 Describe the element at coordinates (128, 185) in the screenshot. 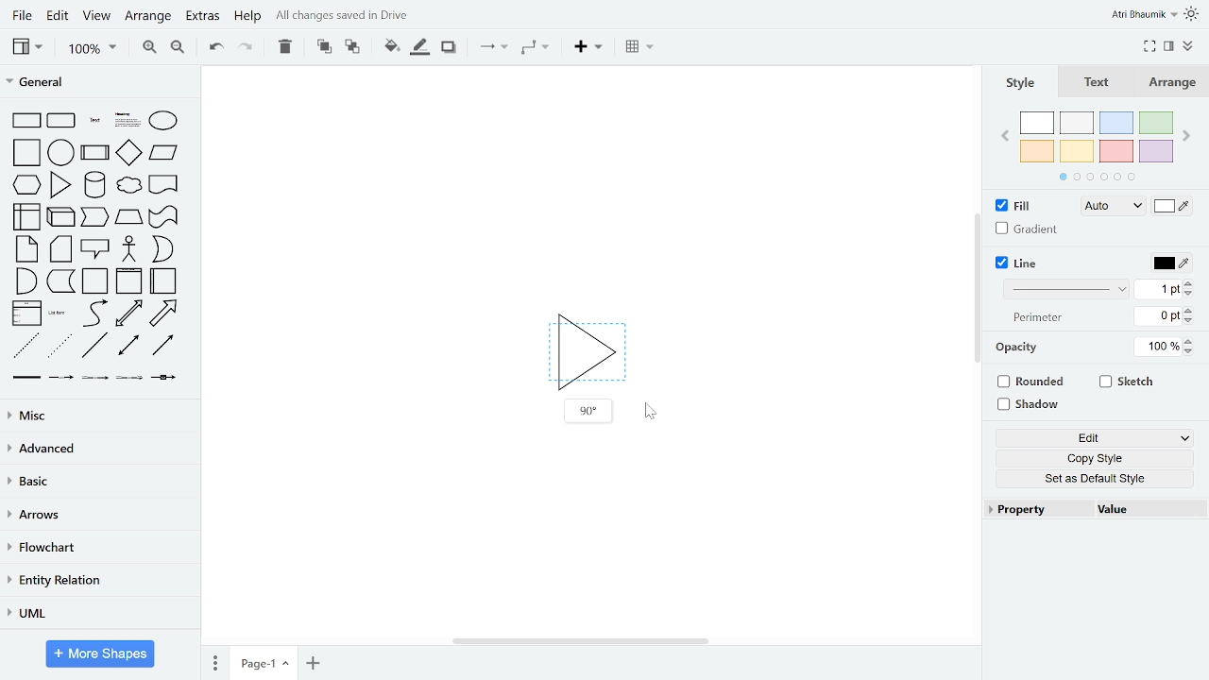

I see `cloud` at that location.